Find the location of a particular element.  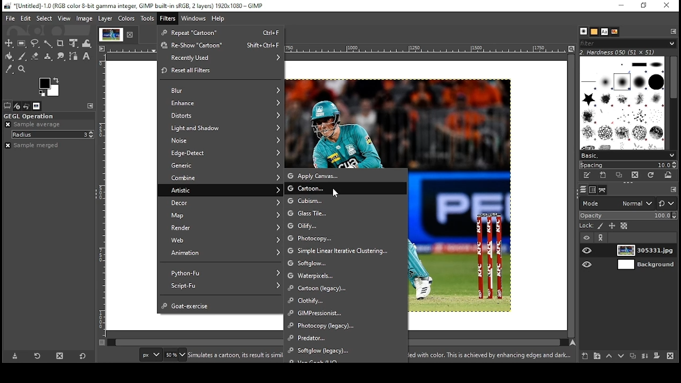

layer on/off is located at coordinates (588, 265).